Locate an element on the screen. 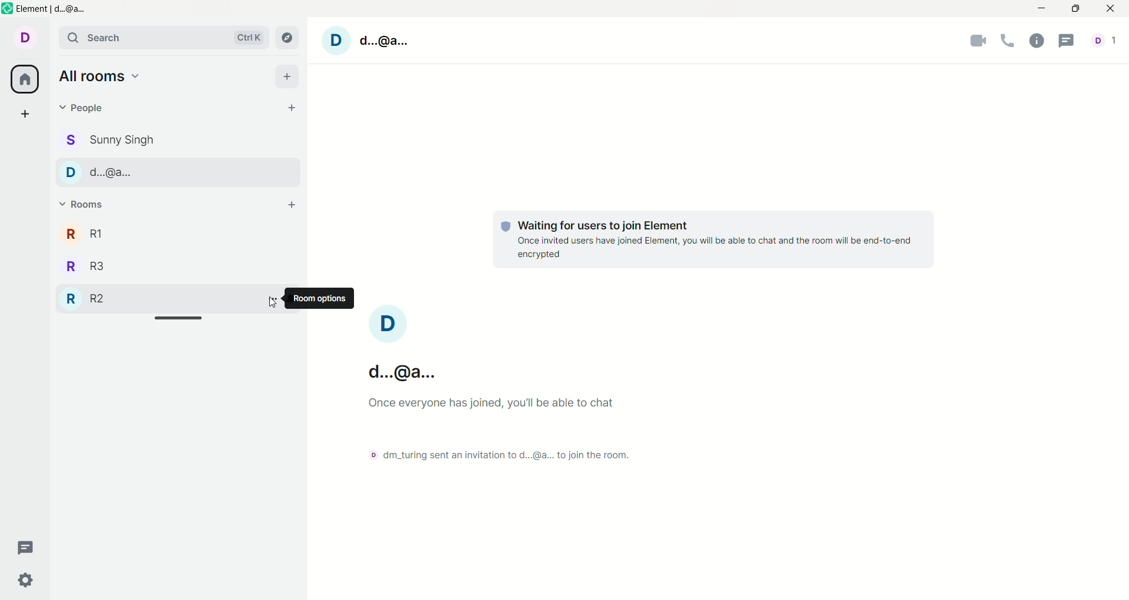 The height and width of the screenshot is (600, 1129). d...@a... chat is located at coordinates (168, 172).